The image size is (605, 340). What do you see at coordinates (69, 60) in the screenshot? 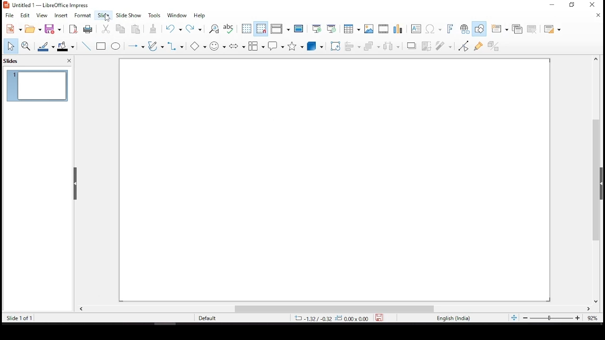
I see `close pane` at bounding box center [69, 60].